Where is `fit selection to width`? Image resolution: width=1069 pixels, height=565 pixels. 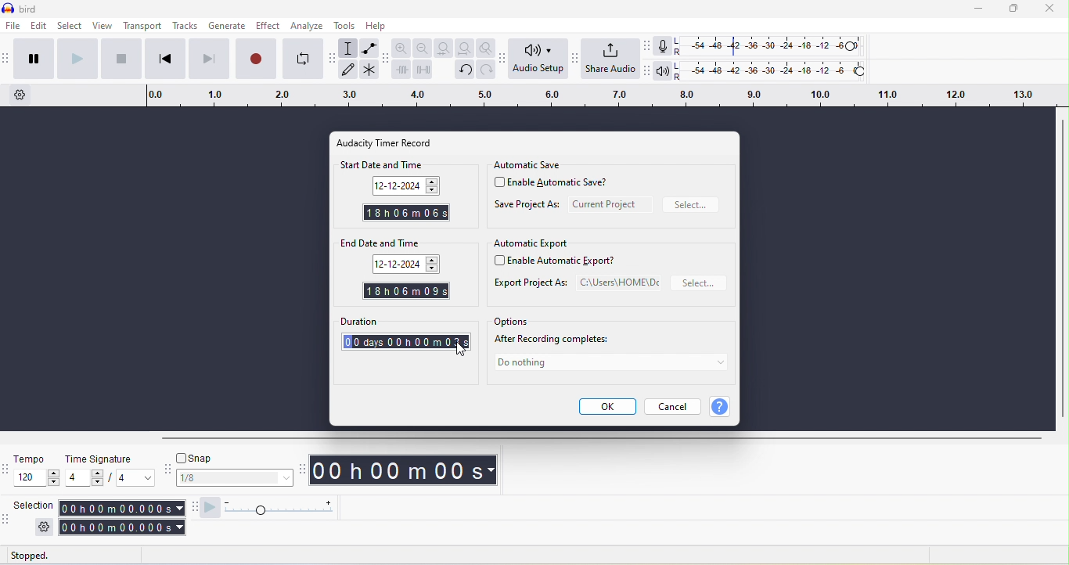 fit selection to width is located at coordinates (441, 47).